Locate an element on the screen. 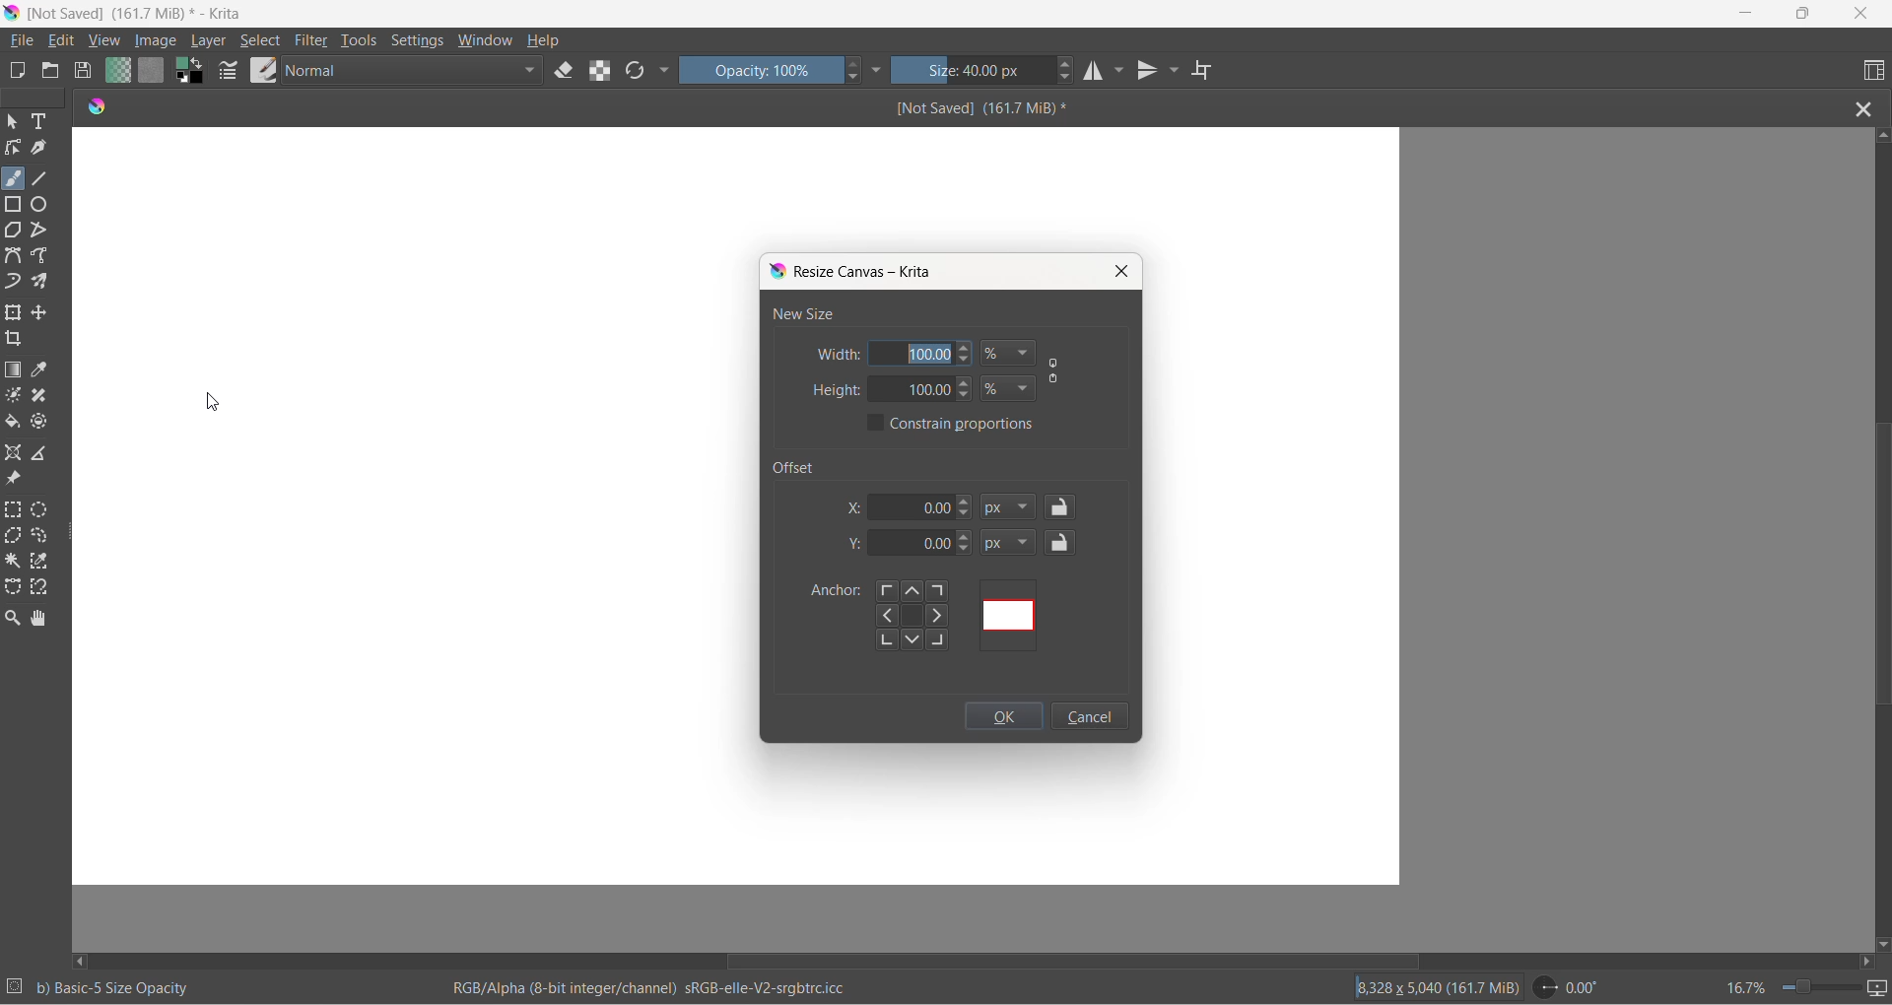 The width and height of the screenshot is (1892, 1005). file is located at coordinates (25, 41).